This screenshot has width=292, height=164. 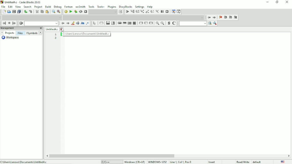 I want to click on Show options window, so click(x=215, y=23).